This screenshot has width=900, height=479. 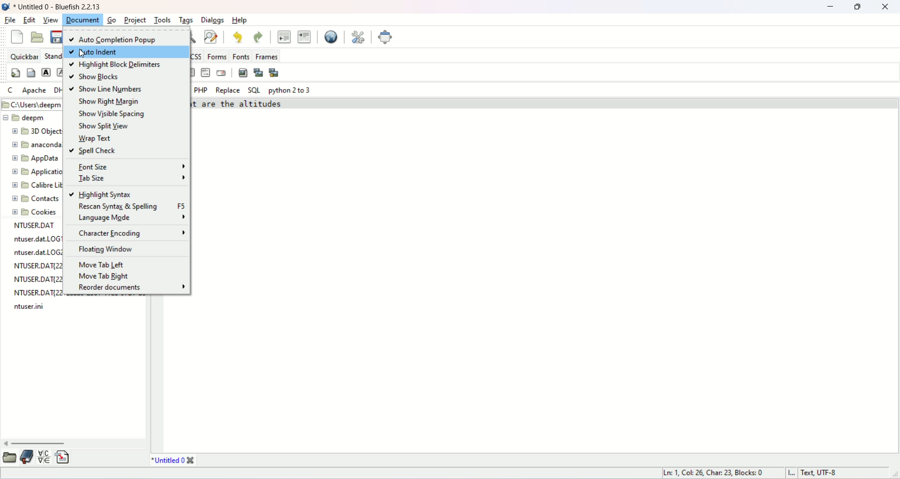 What do you see at coordinates (304, 37) in the screenshot?
I see `indent` at bounding box center [304, 37].